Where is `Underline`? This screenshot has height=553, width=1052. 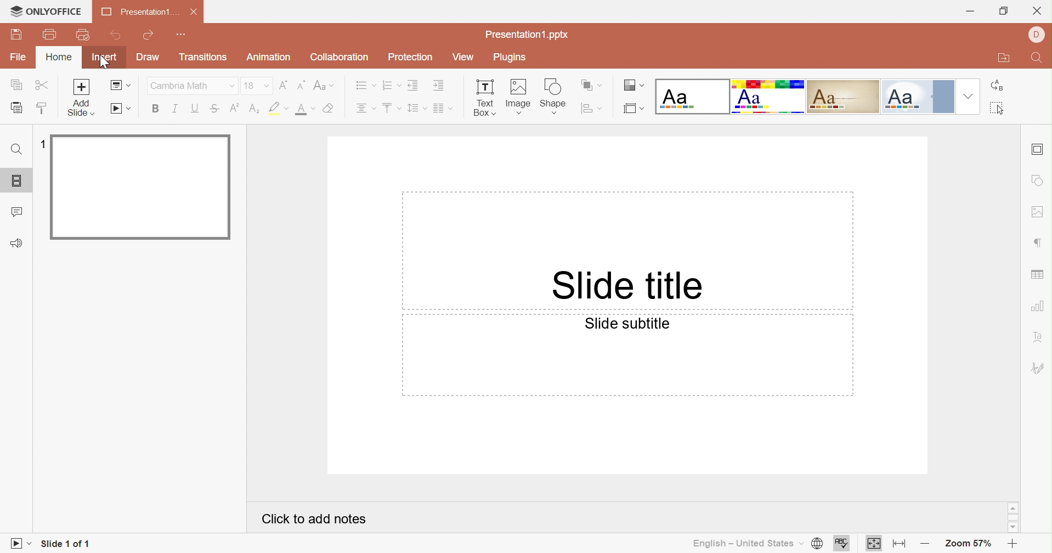
Underline is located at coordinates (195, 109).